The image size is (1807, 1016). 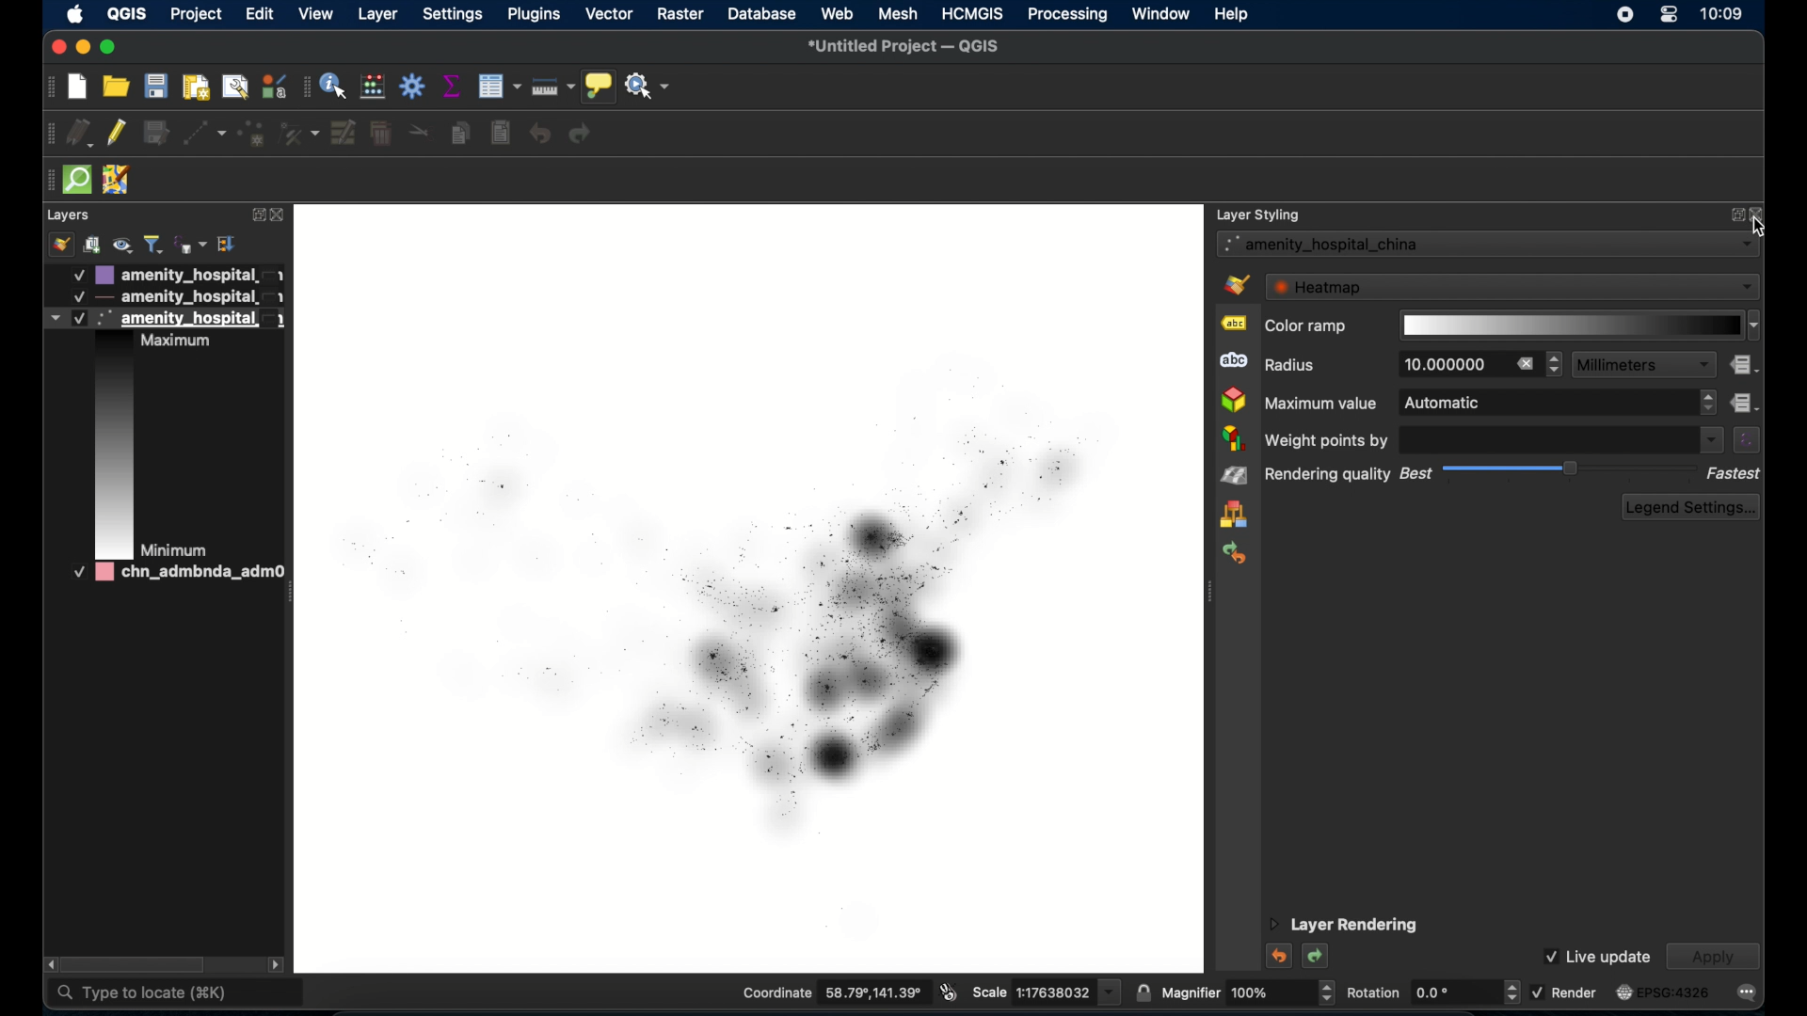 I want to click on digitize with segment, so click(x=204, y=135).